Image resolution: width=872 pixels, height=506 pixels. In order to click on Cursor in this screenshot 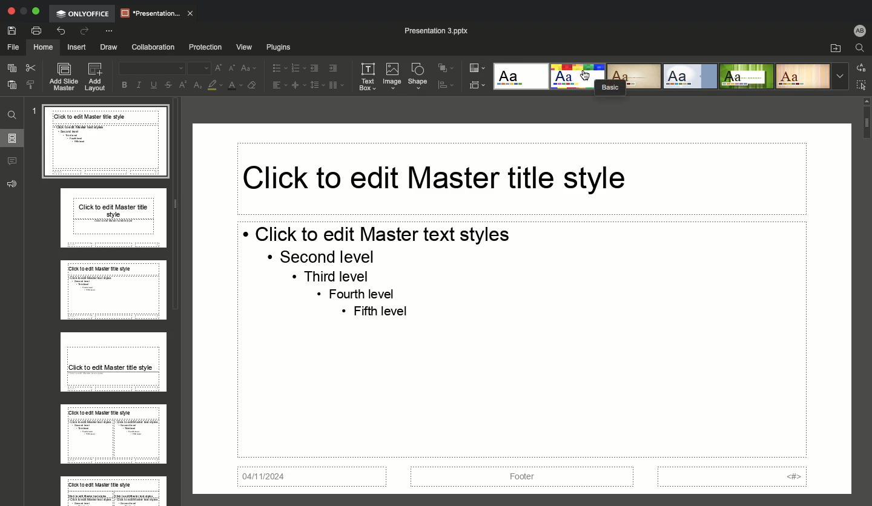, I will do `click(576, 75)`.